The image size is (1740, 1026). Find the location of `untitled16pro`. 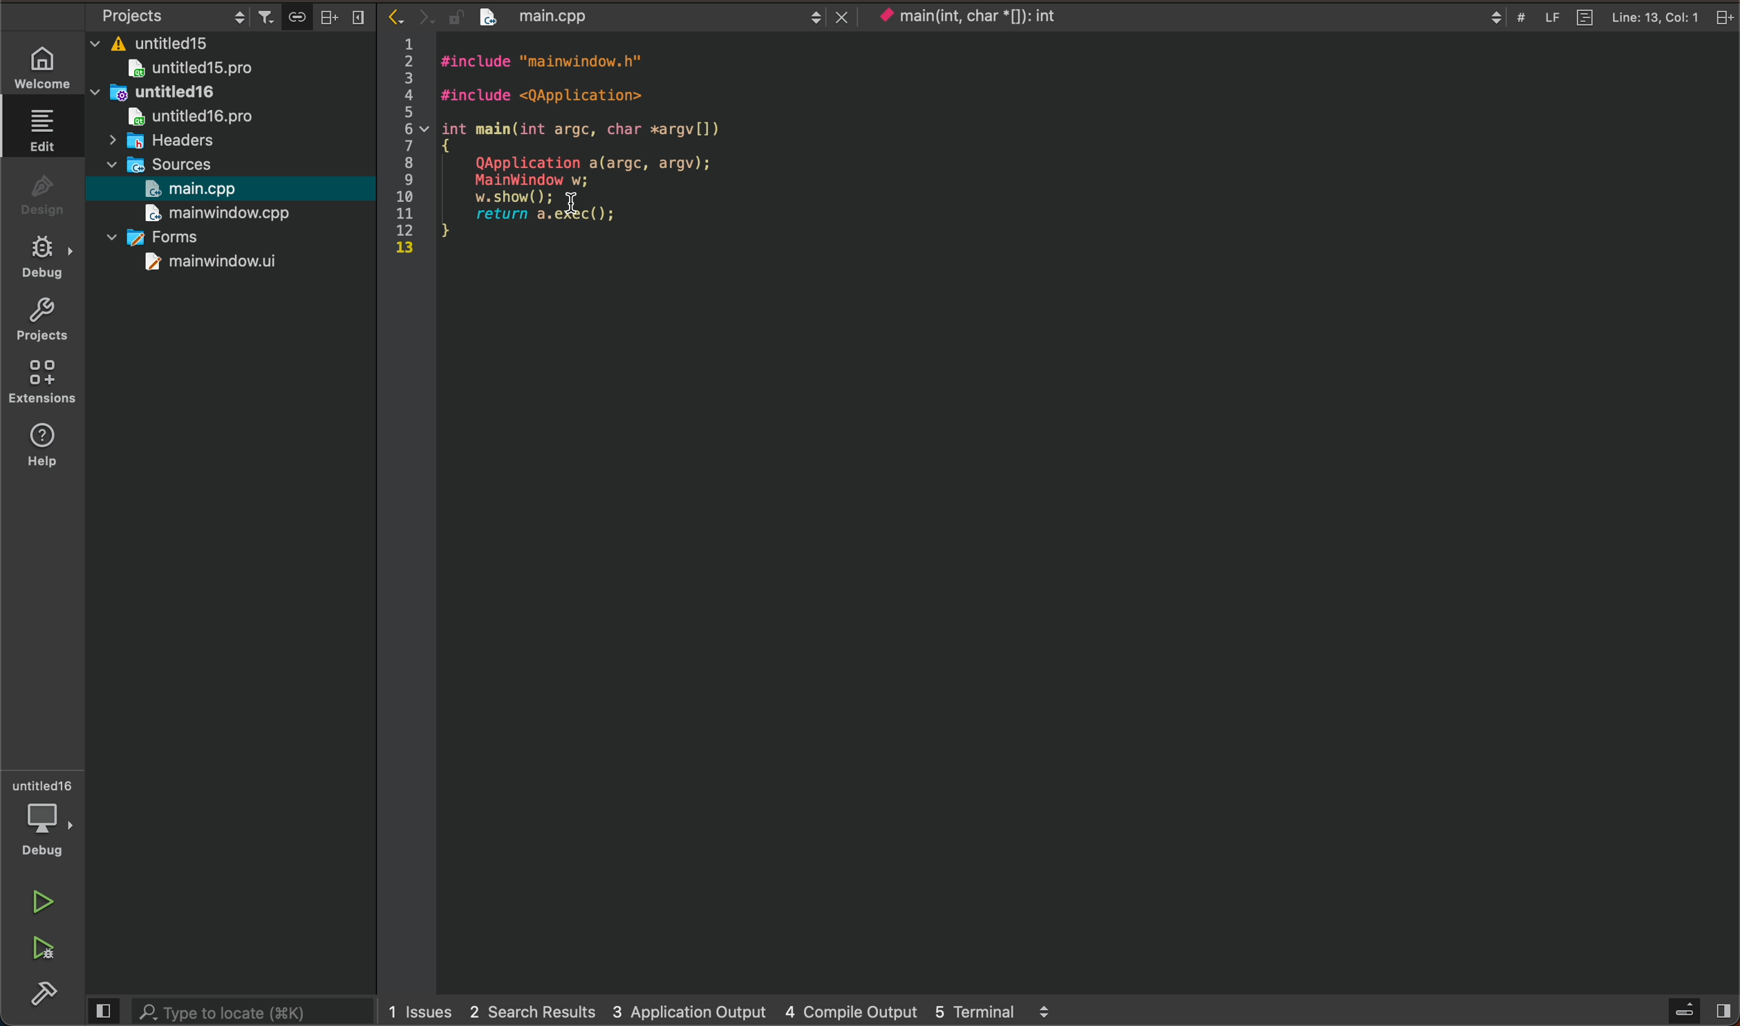

untitled16pro is located at coordinates (194, 115).